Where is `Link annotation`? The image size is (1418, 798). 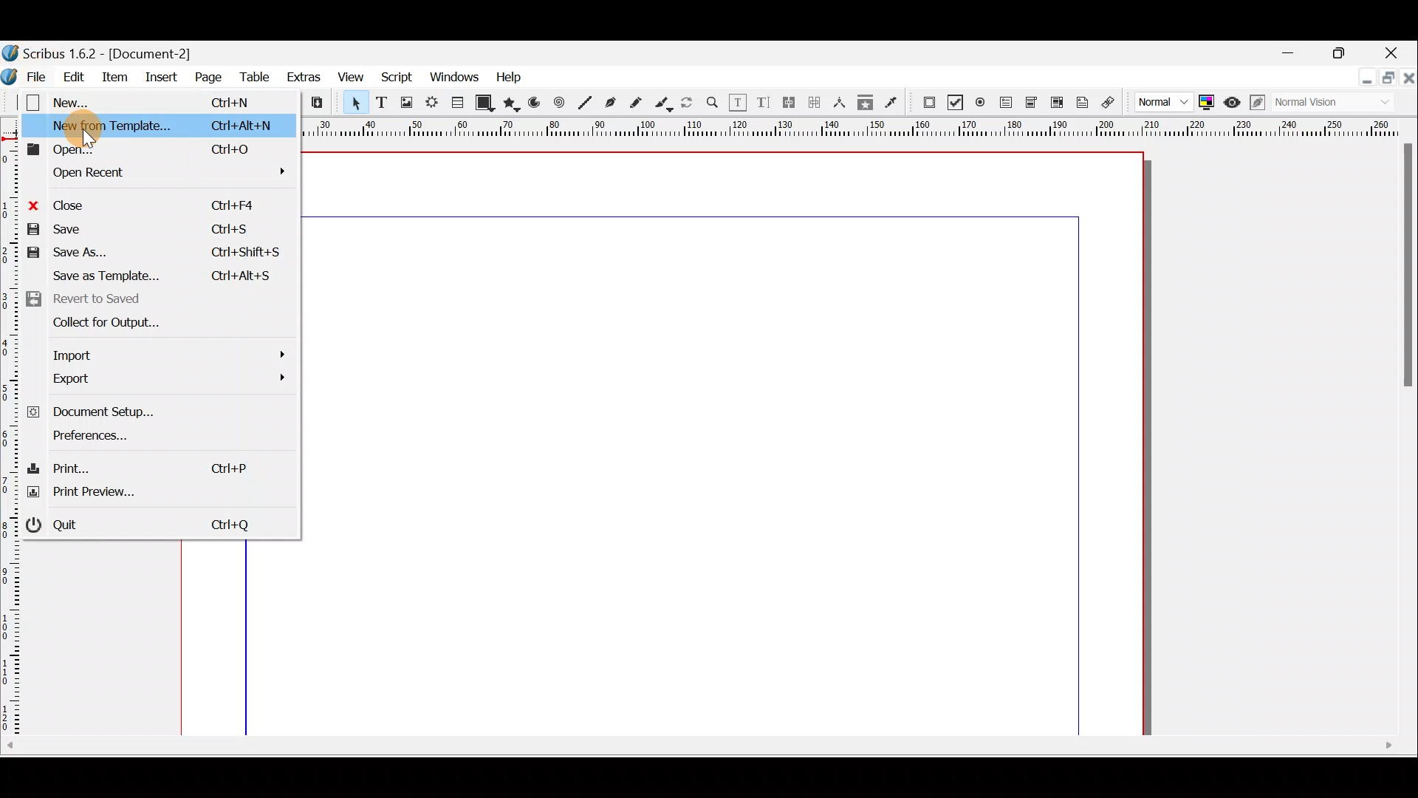
Link annotation is located at coordinates (1107, 103).